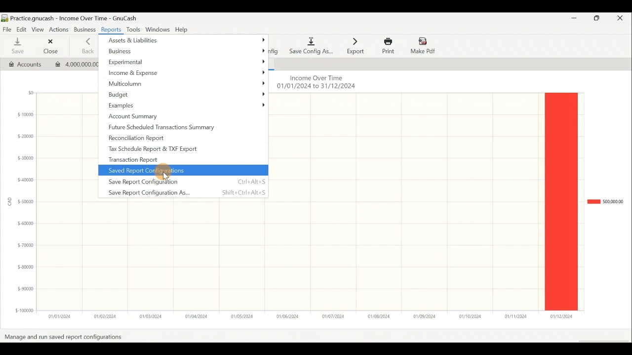  I want to click on Transaction report, so click(135, 160).